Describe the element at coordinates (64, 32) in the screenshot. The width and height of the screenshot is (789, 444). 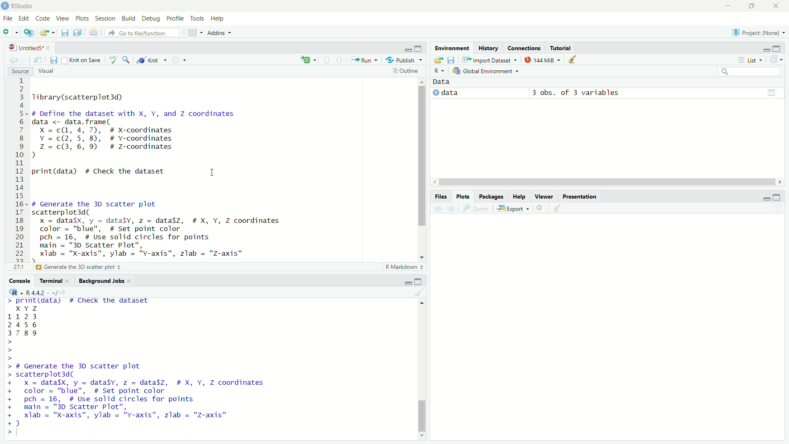
I see `Save current document` at that location.